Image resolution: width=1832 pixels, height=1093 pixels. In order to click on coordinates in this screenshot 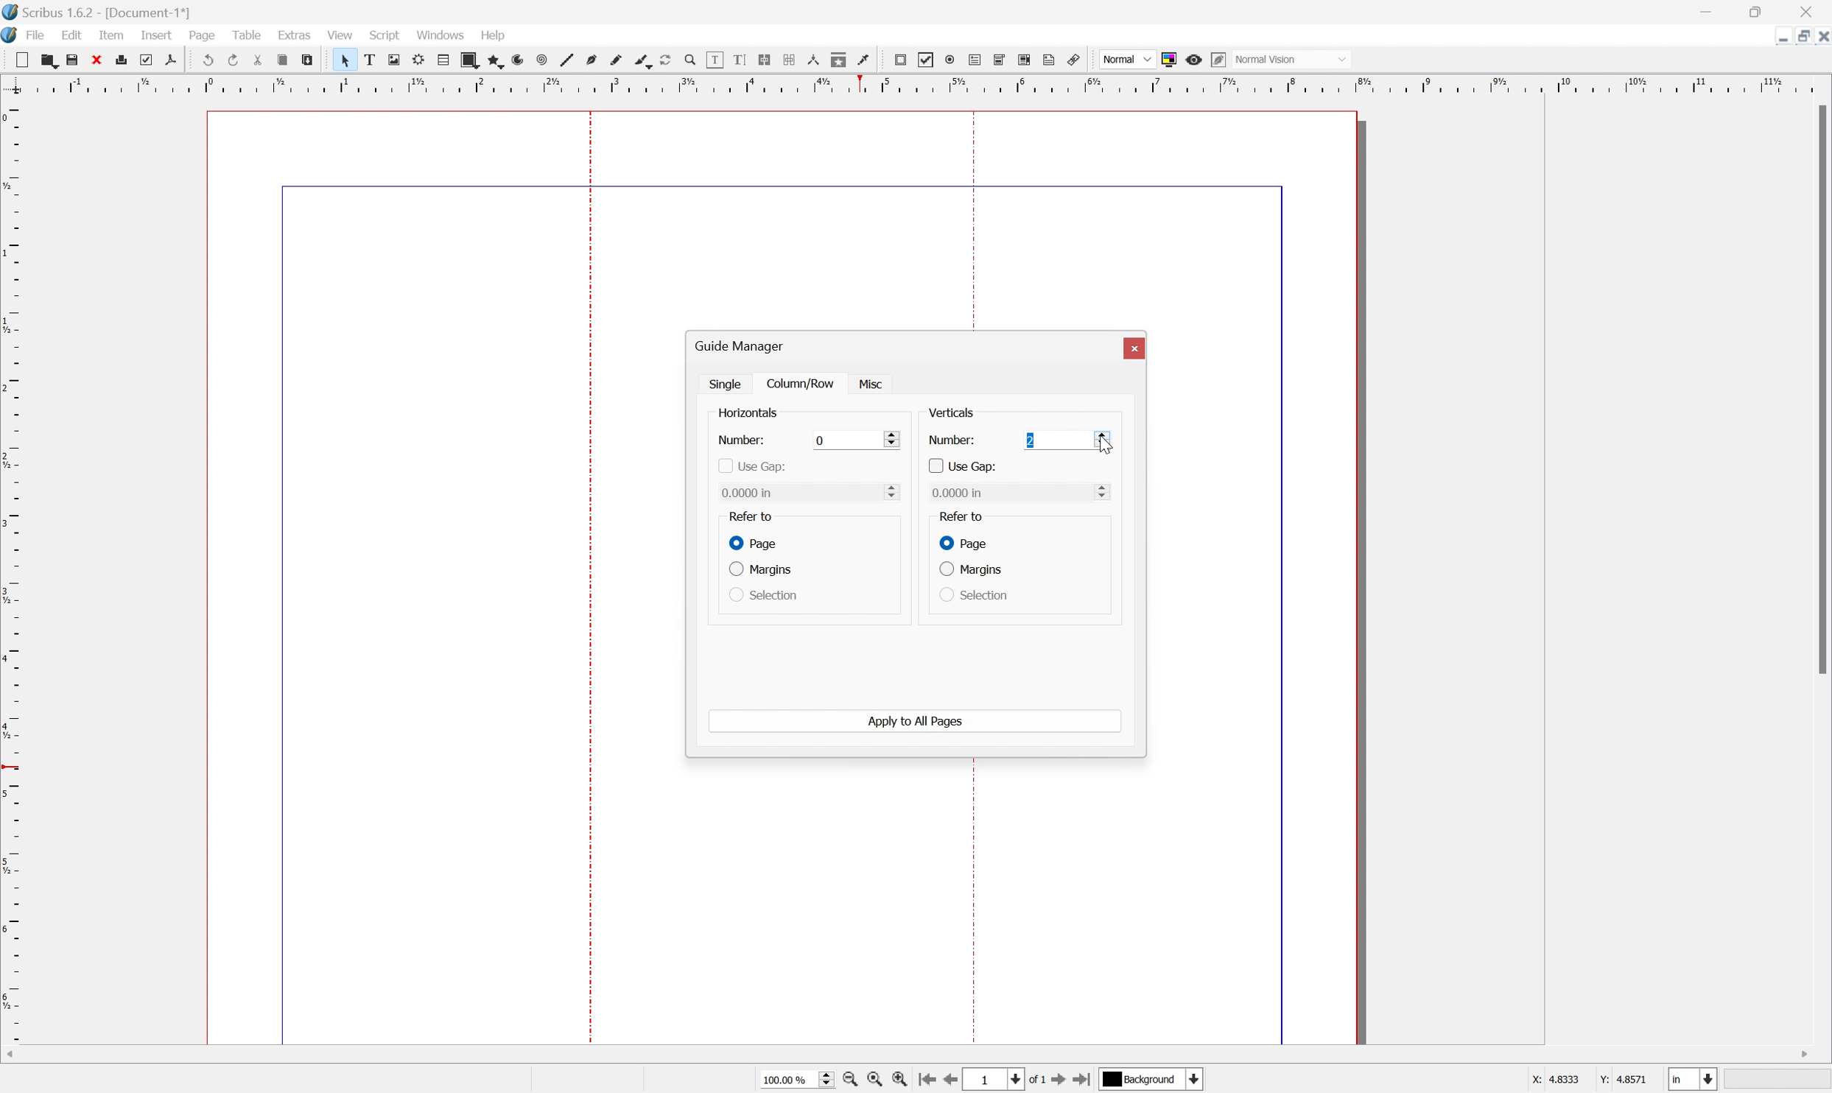, I will do `click(1590, 1083)`.